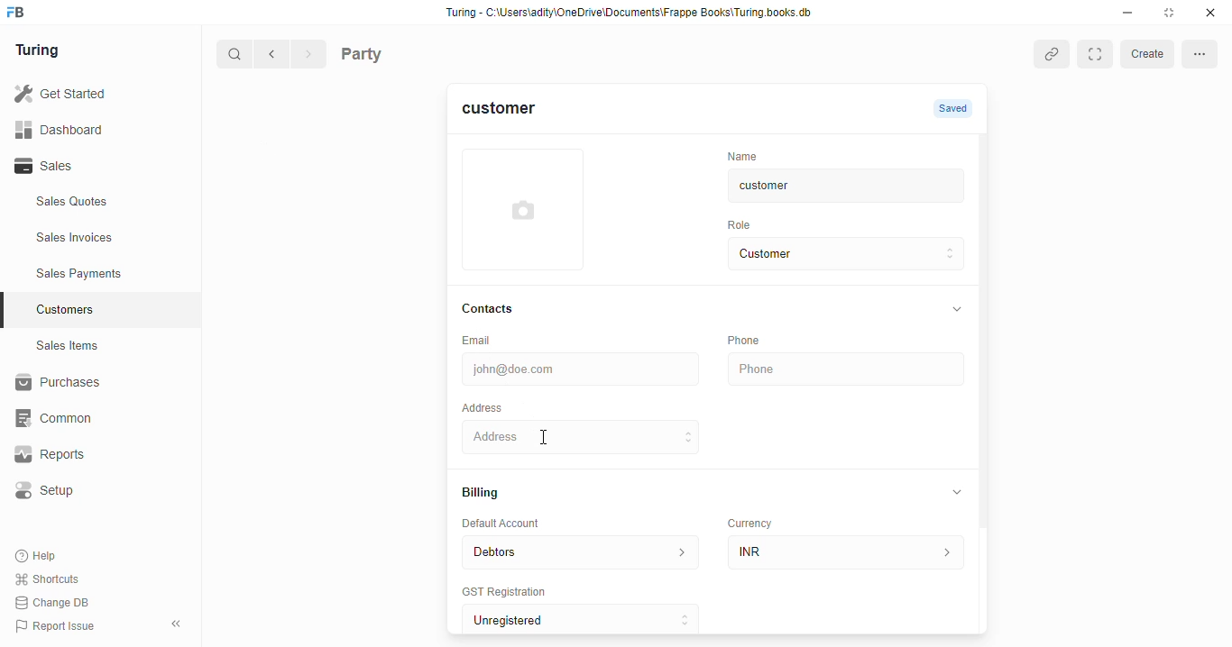 The height and width of the screenshot is (647, 1232). Describe the element at coordinates (741, 225) in the screenshot. I see `Role` at that location.